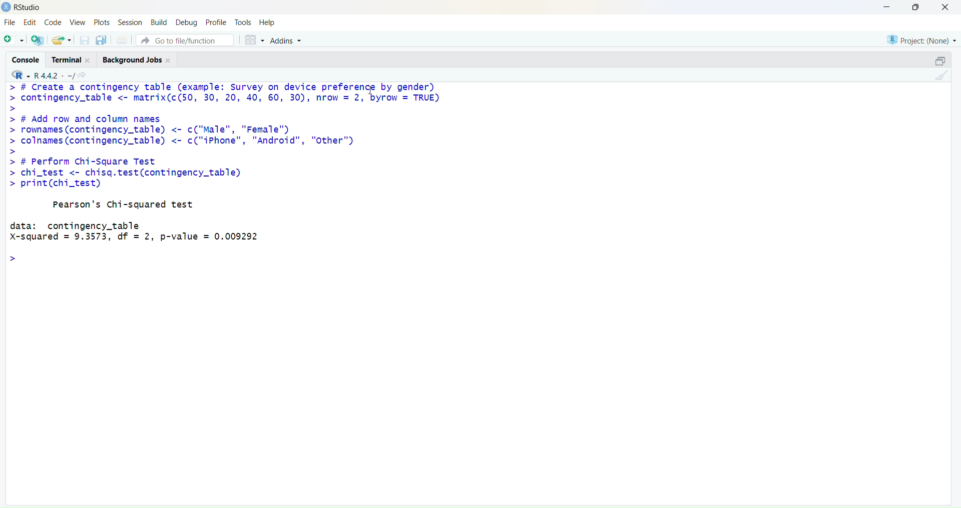 This screenshot has width=961, height=508. I want to click on >, so click(12, 258).